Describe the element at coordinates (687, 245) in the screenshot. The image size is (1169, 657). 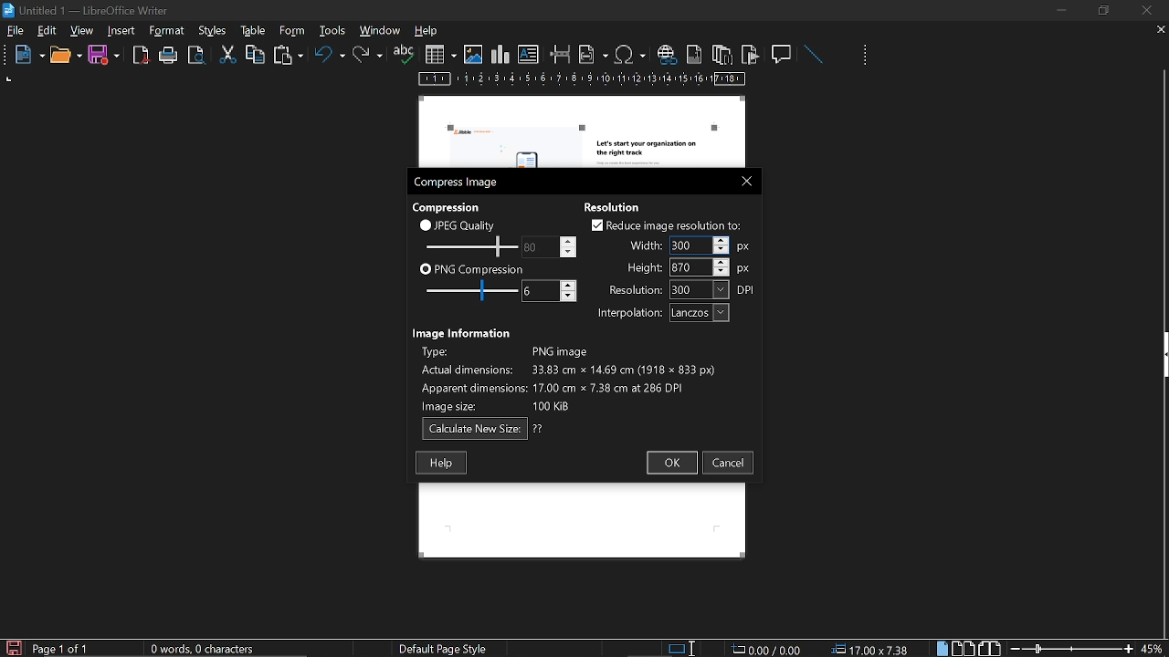
I see `width change` at that location.